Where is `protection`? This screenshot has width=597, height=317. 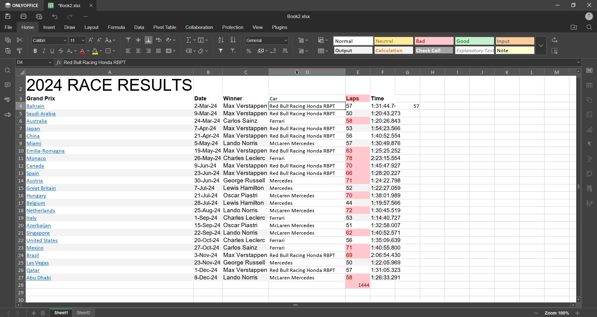
protection is located at coordinates (234, 28).